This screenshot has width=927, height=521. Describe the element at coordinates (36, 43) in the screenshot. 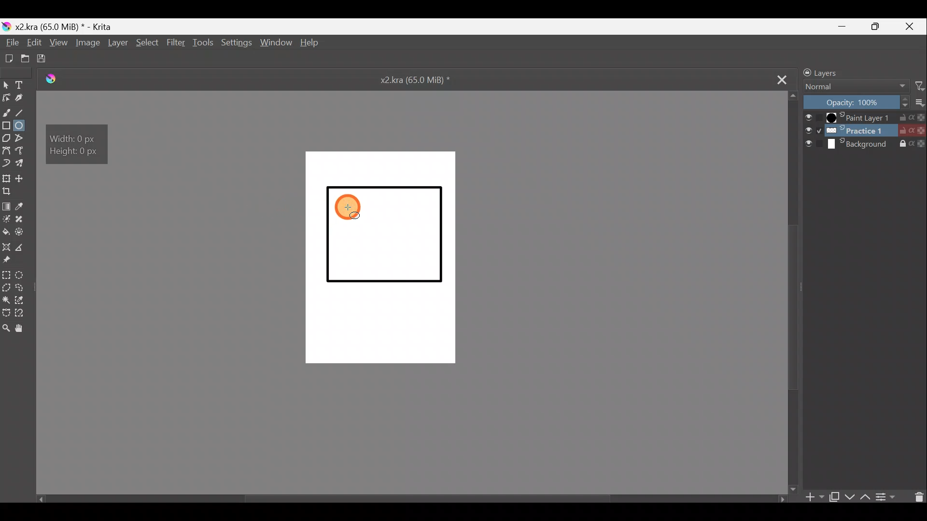

I see `Edit` at that location.